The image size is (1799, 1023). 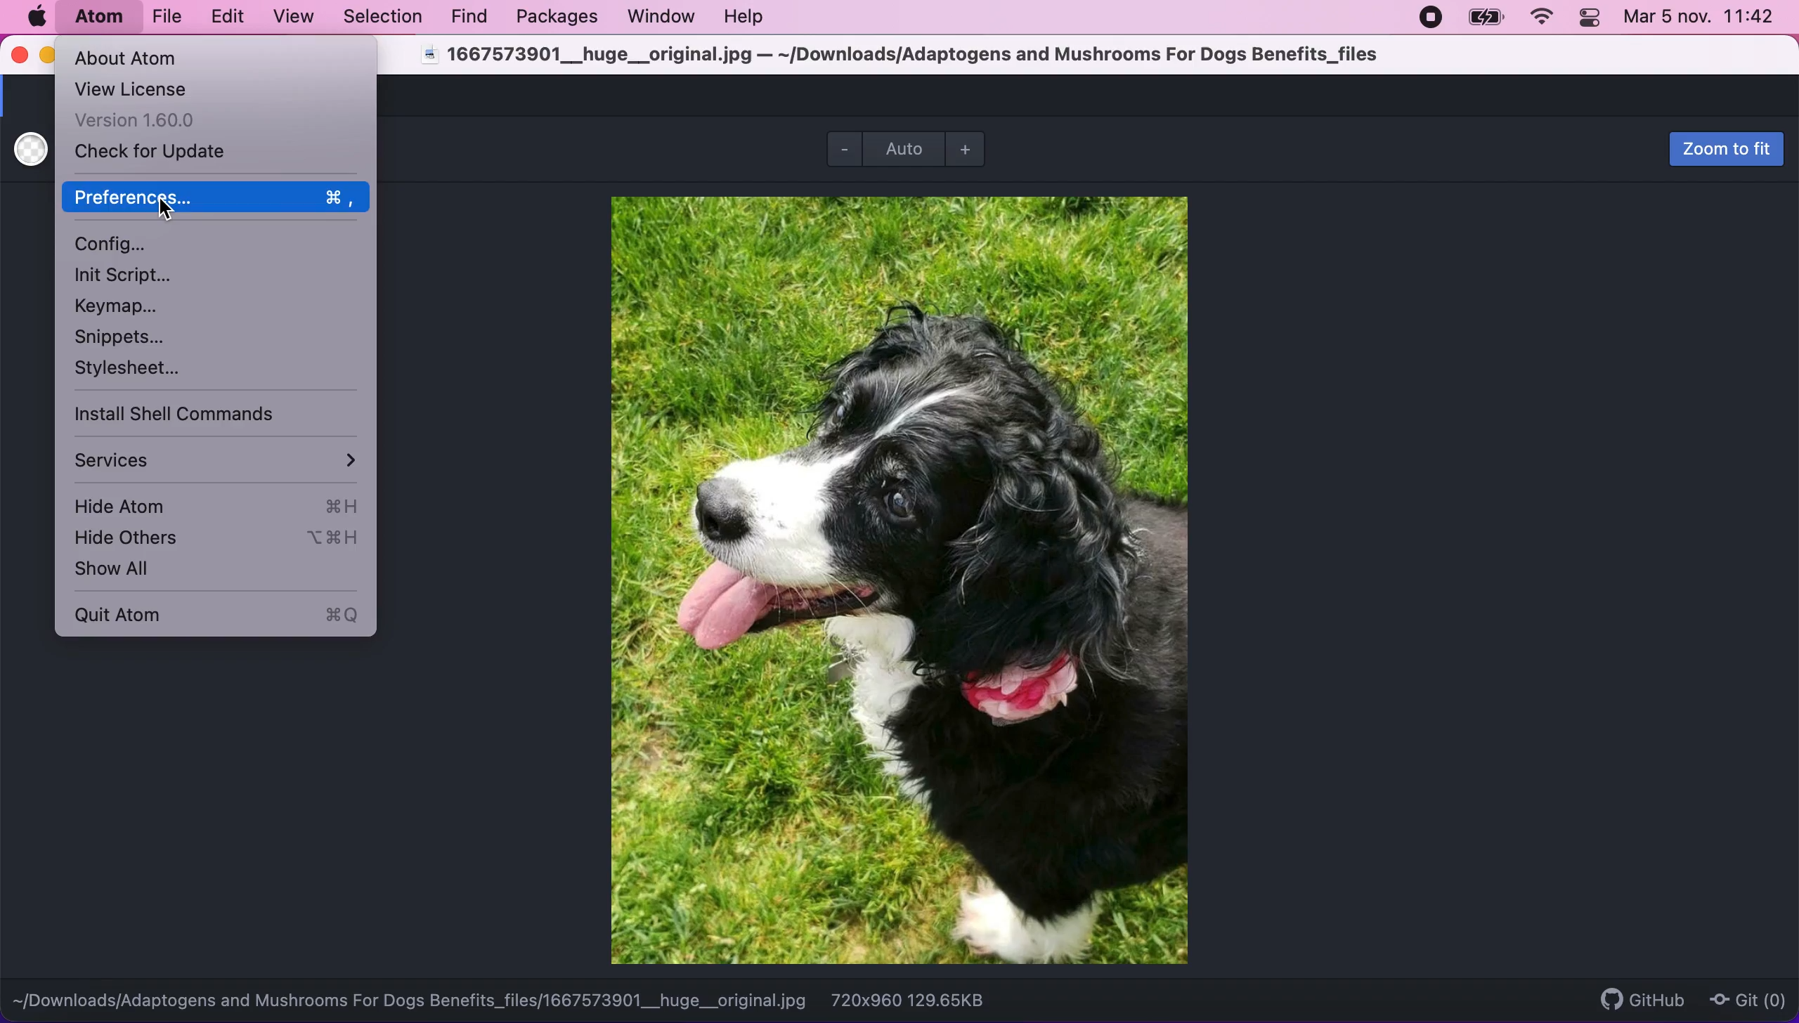 I want to click on selection, so click(x=381, y=17).